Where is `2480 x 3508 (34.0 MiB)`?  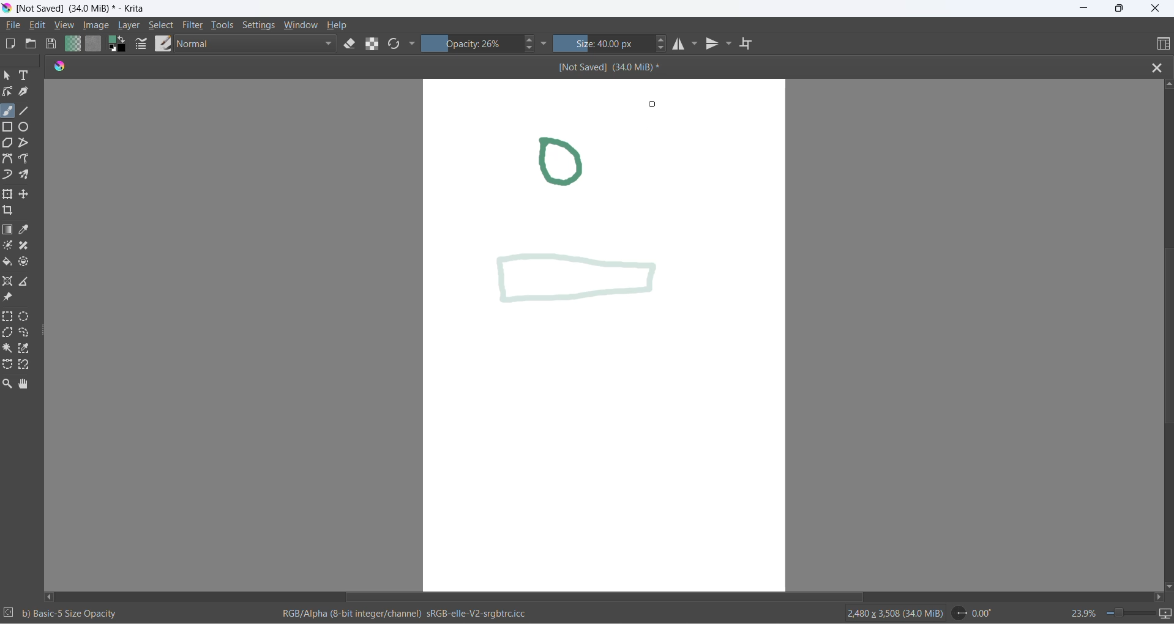 2480 x 3508 (34.0 MiB) is located at coordinates (889, 614).